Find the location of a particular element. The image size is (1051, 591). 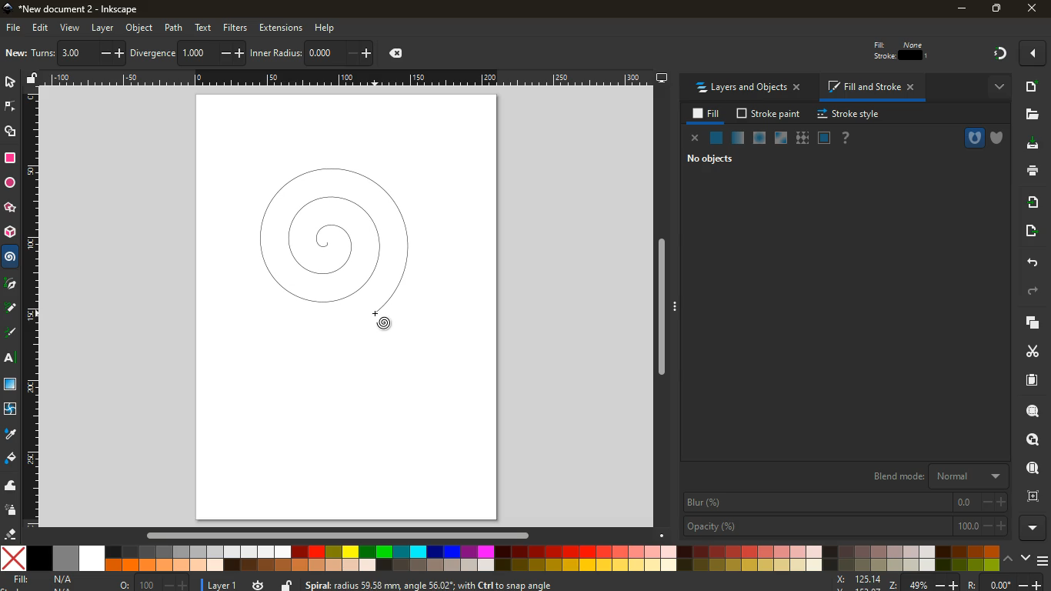

fill is located at coordinates (707, 114).